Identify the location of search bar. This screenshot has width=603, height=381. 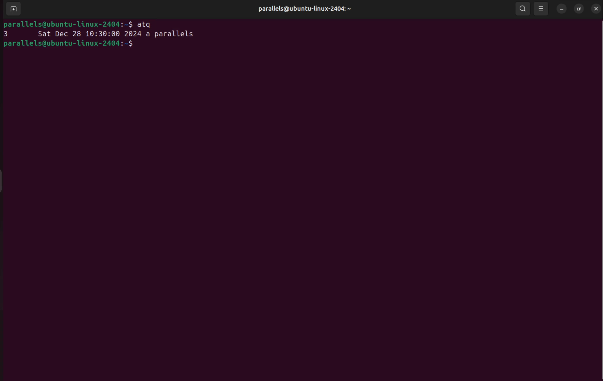
(522, 8).